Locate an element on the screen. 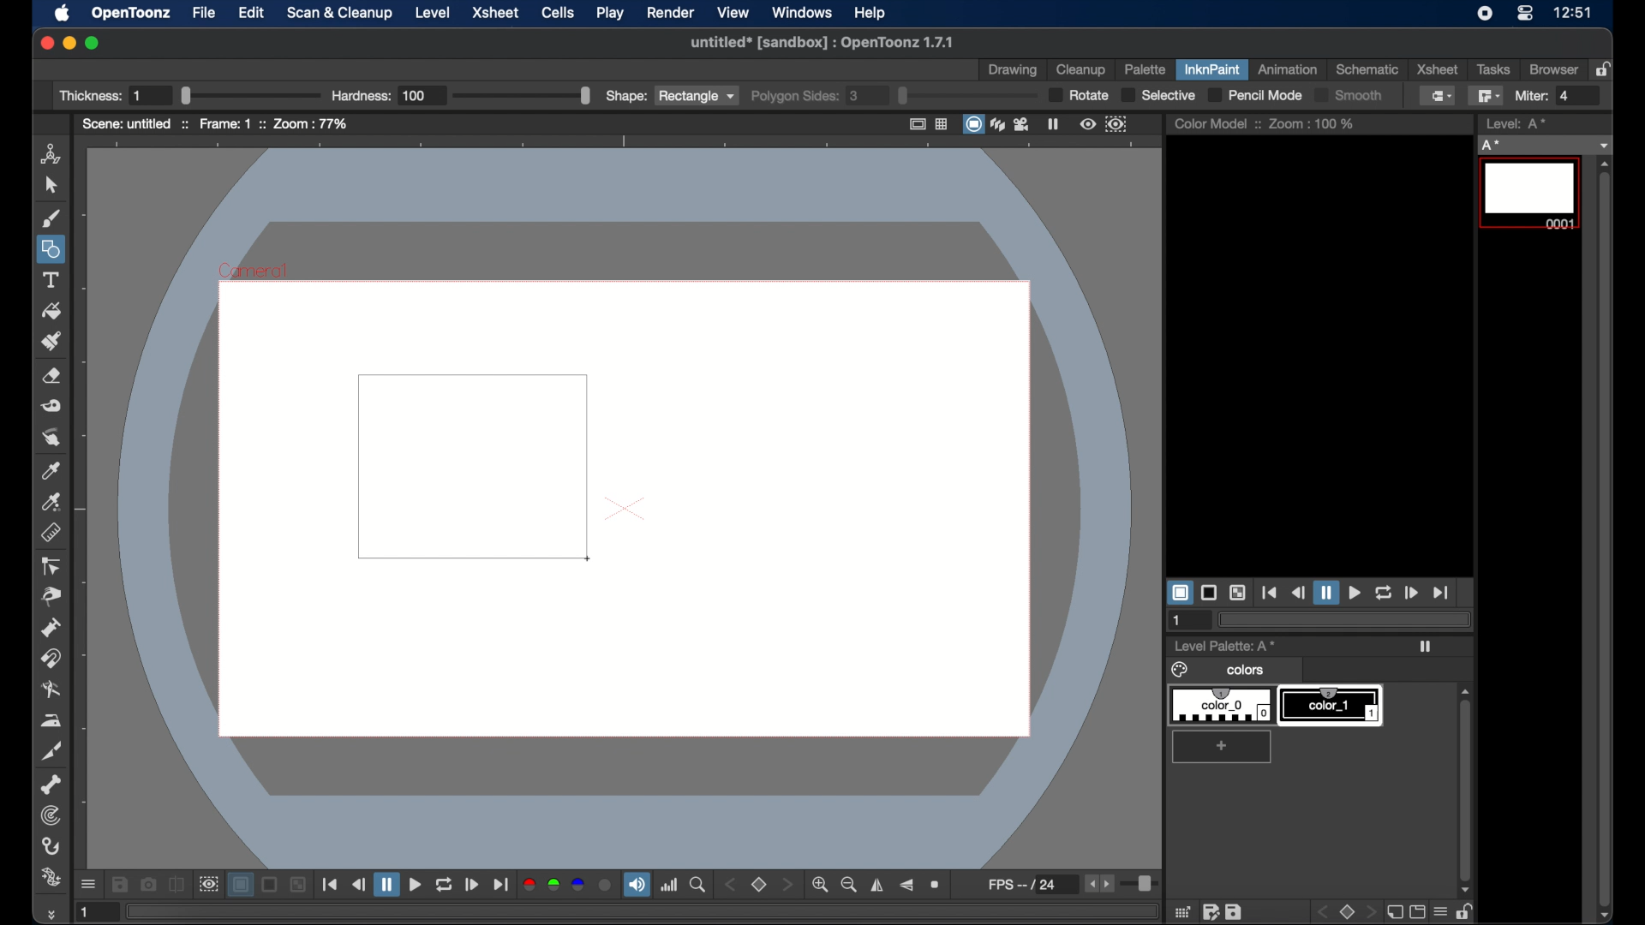 The width and height of the screenshot is (1645, 925). forward is located at coordinates (1410, 592).